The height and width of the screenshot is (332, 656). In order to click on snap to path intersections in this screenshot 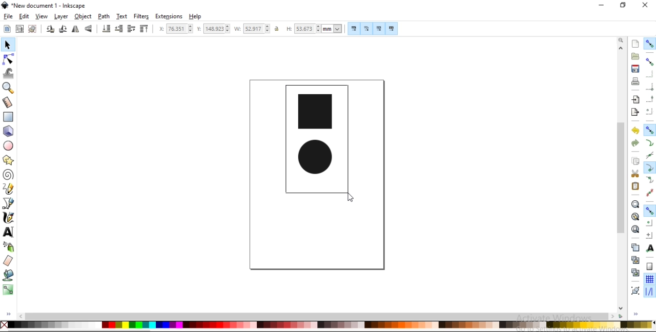, I will do `click(649, 154)`.